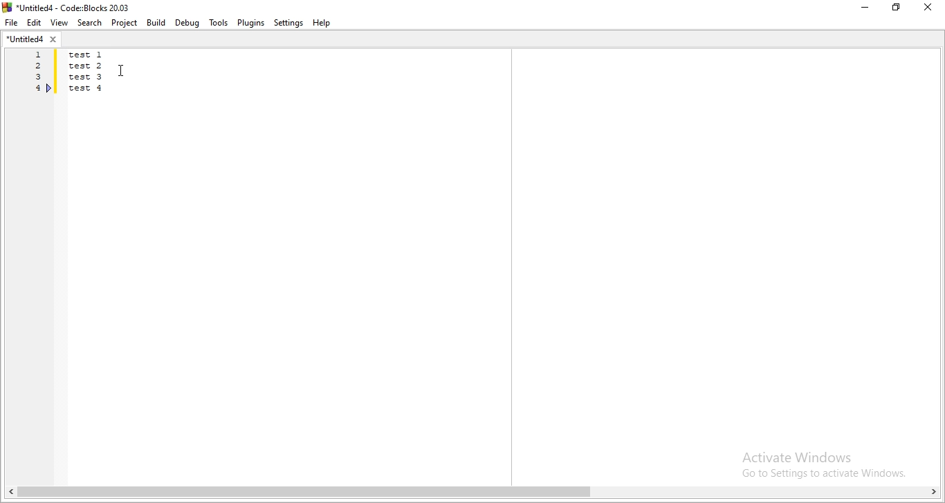  I want to click on View , so click(57, 23).